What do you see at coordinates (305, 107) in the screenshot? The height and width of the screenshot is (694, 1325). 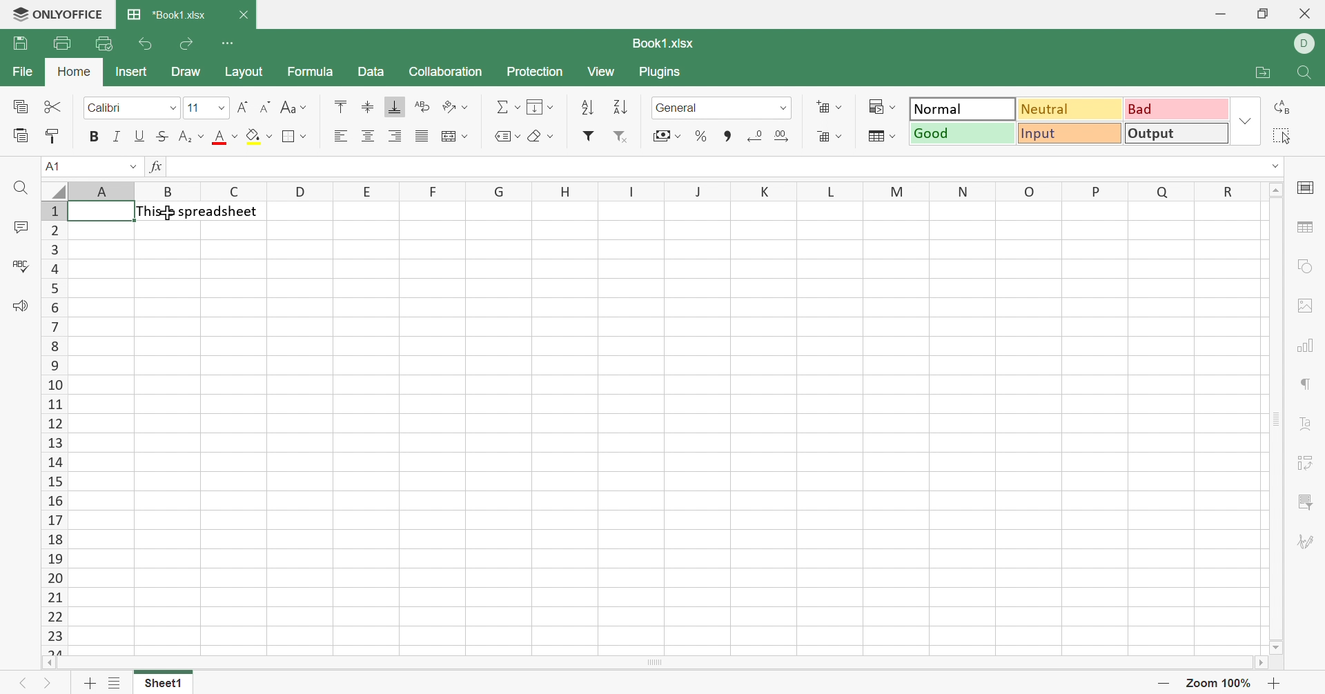 I see `Drop Down` at bounding box center [305, 107].